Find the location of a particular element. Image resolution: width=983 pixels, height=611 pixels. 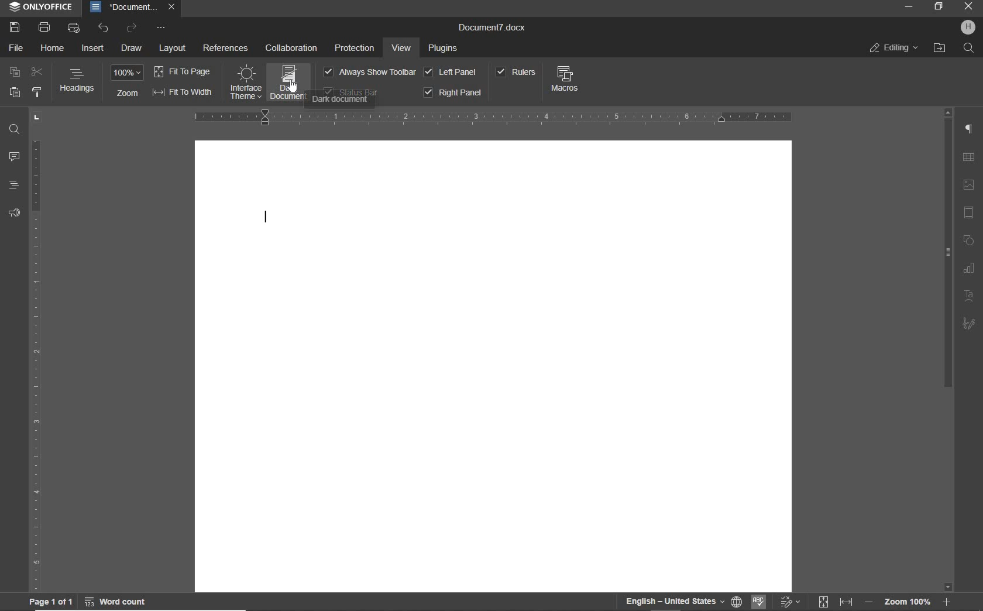

HOME is located at coordinates (54, 47).